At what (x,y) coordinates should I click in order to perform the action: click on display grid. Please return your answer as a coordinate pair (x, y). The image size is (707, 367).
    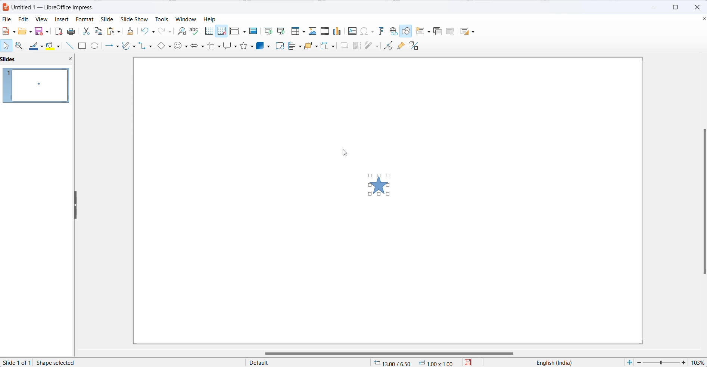
    Looking at the image, I should click on (209, 31).